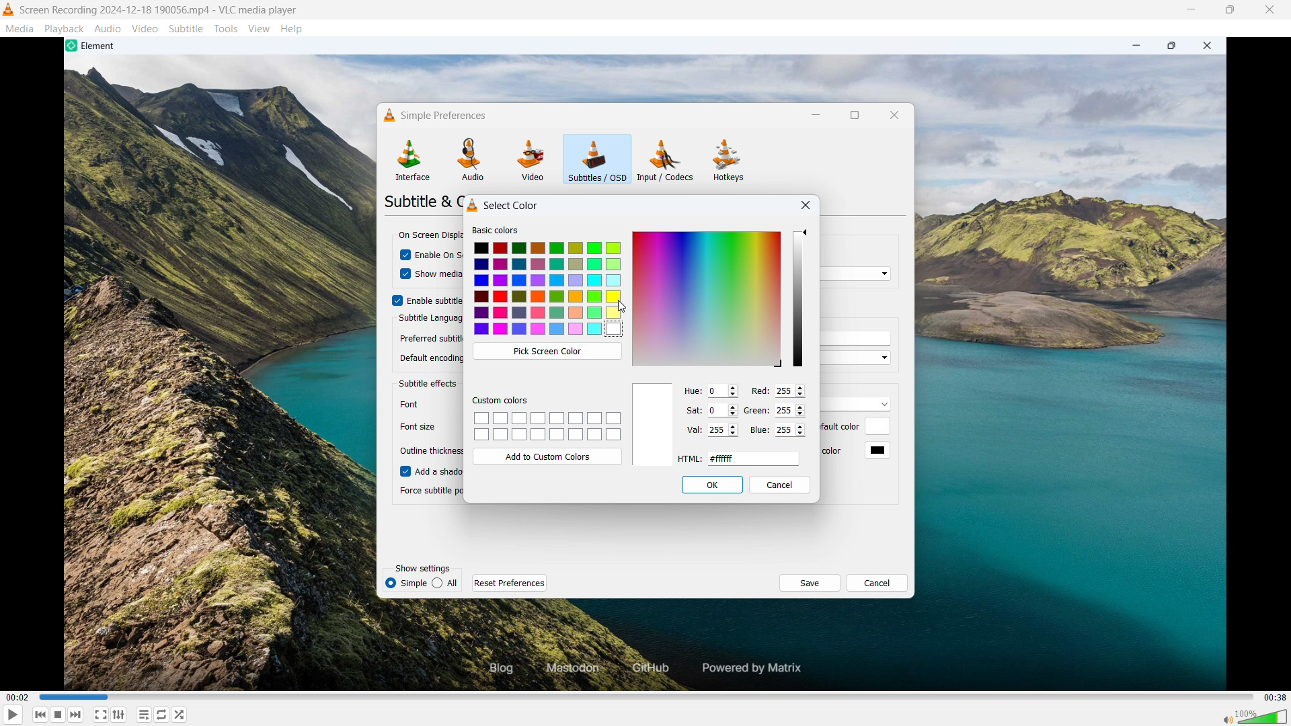  I want to click on | Force subtitle position, so click(426, 491).